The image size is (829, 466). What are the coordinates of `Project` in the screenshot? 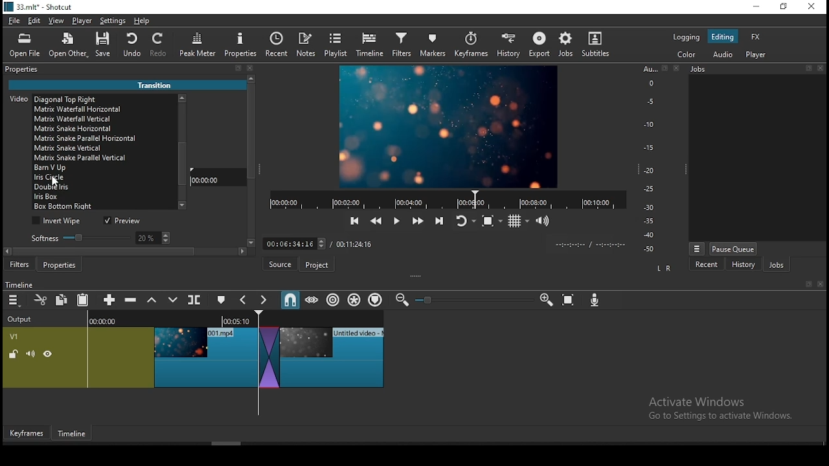 It's located at (319, 265).